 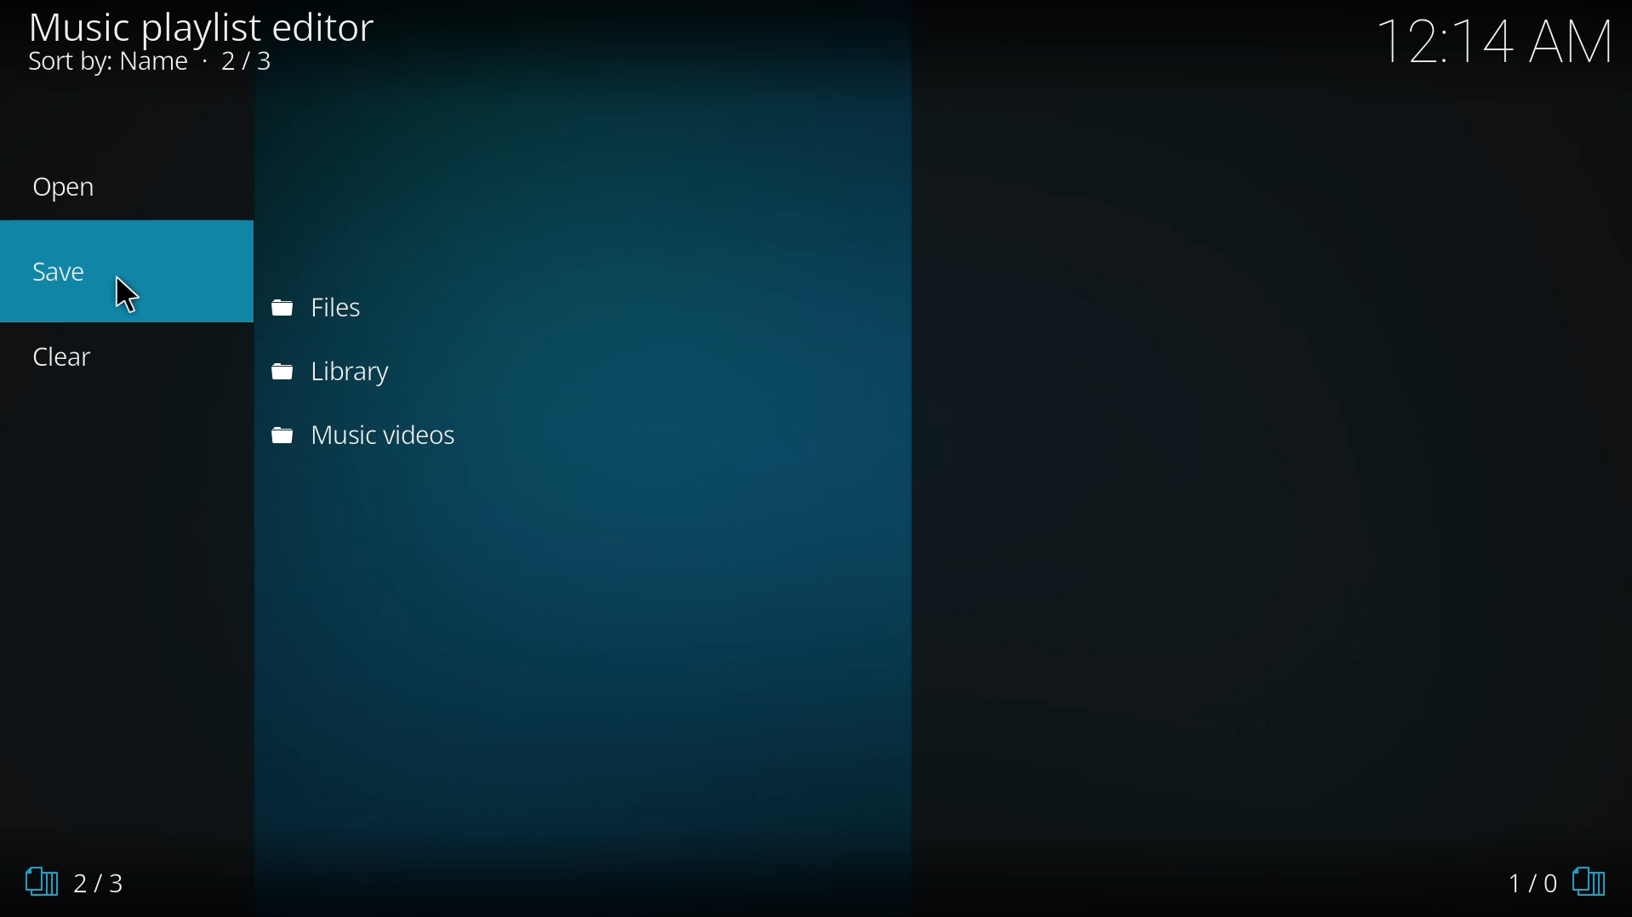 What do you see at coordinates (1561, 882) in the screenshot?
I see `1/0` at bounding box center [1561, 882].